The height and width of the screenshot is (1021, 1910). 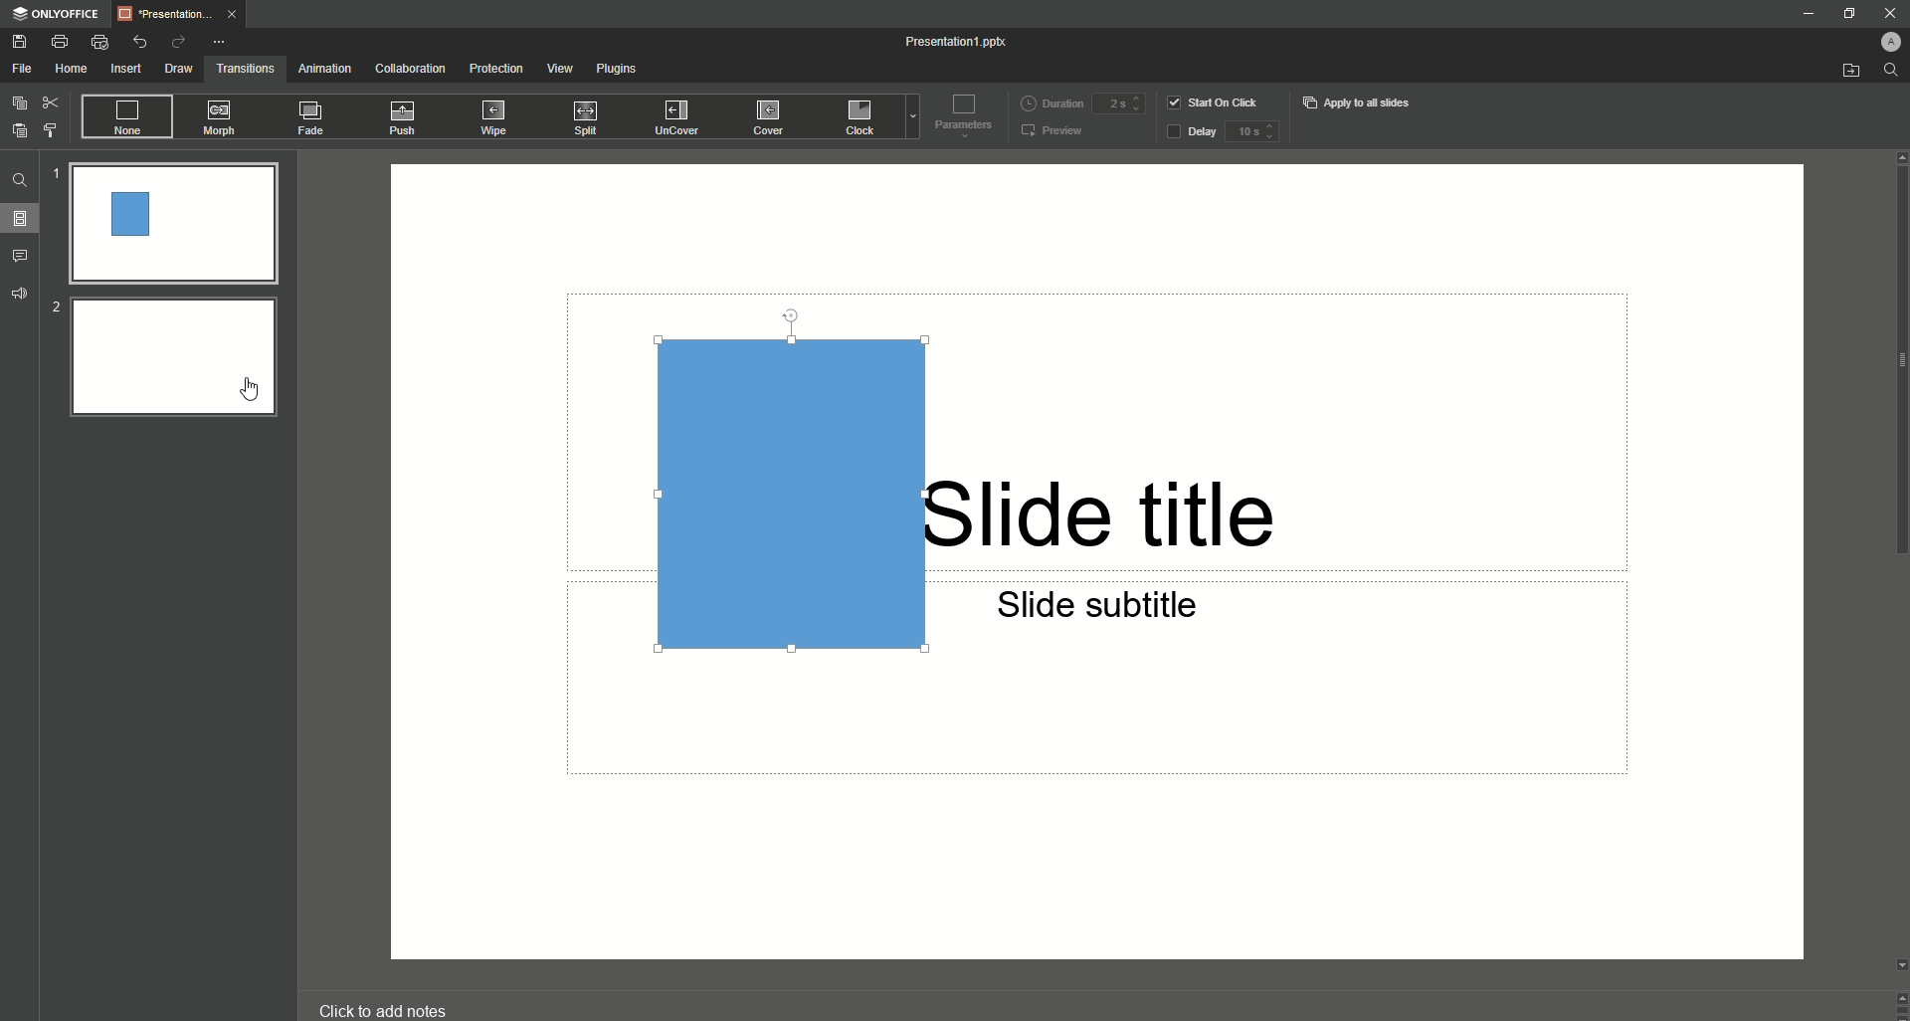 What do you see at coordinates (1258, 134) in the screenshot?
I see `delay input` at bounding box center [1258, 134].